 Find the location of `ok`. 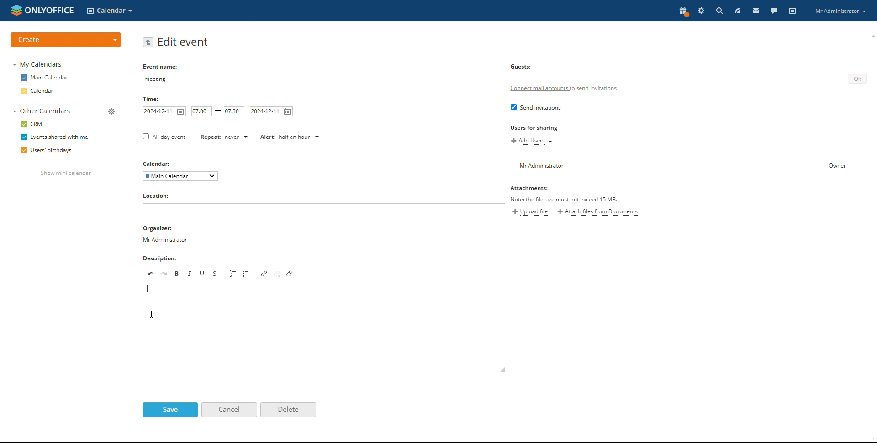

ok is located at coordinates (856, 79).